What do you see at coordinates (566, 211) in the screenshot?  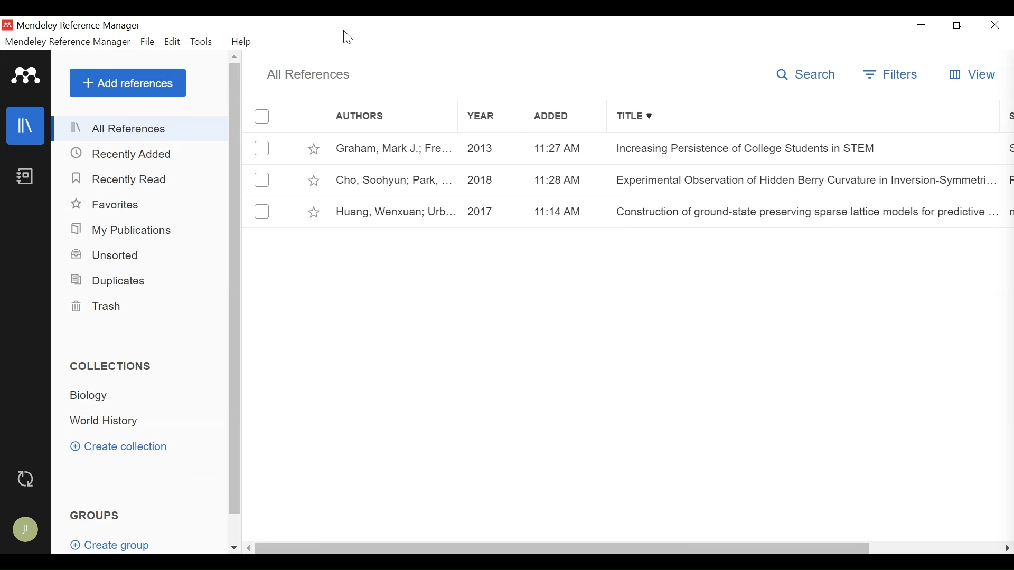 I see `11:14 AM` at bounding box center [566, 211].